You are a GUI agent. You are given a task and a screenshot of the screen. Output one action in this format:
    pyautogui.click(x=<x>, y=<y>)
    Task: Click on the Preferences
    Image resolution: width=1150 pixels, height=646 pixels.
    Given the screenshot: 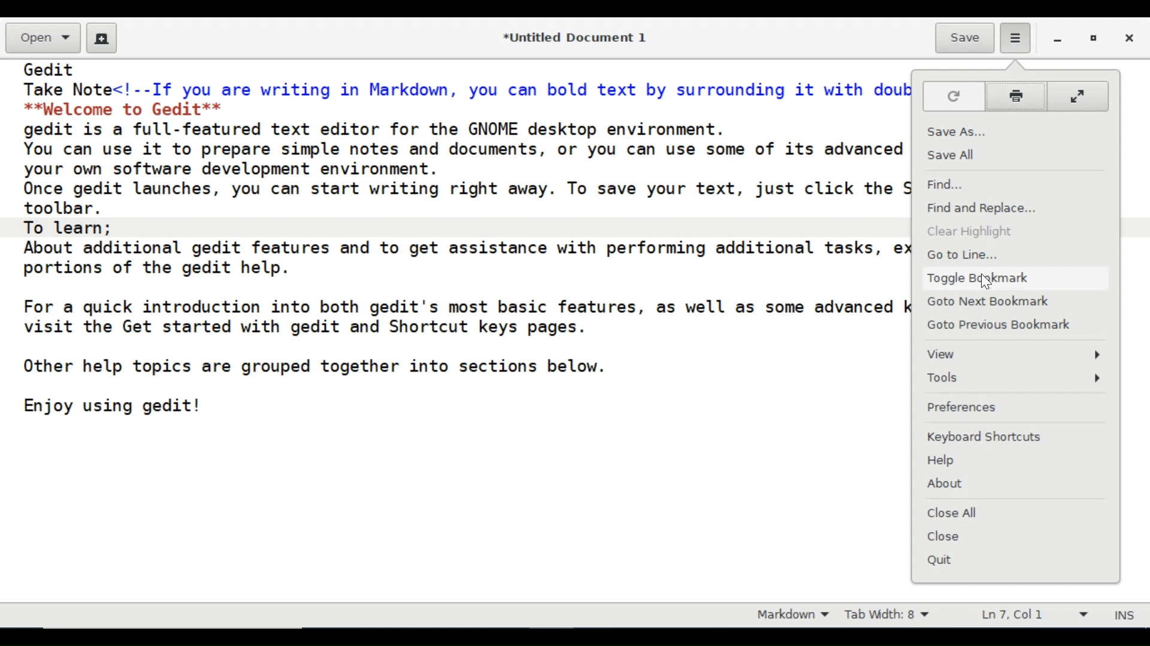 What is the action you would take?
    pyautogui.click(x=963, y=409)
    